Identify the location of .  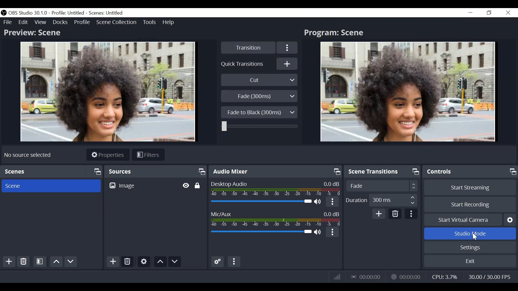
(510, 220).